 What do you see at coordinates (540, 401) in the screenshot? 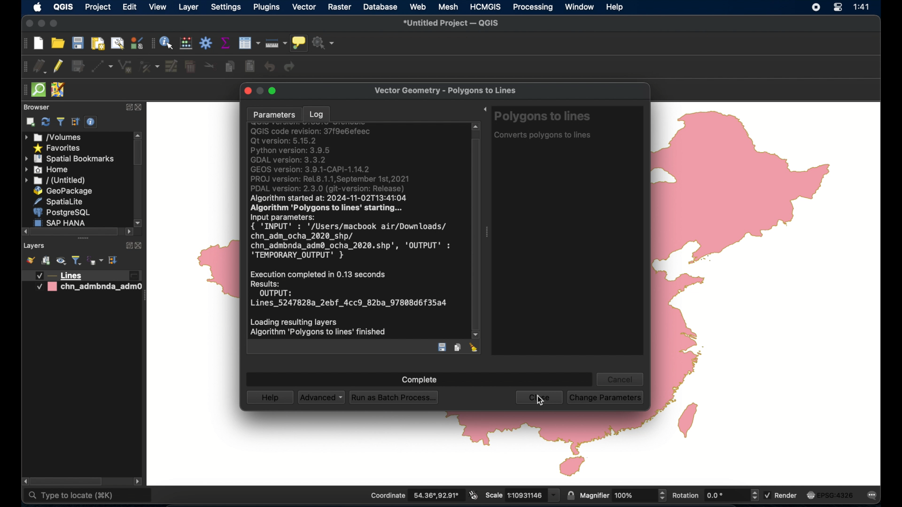
I see `cursor` at bounding box center [540, 401].